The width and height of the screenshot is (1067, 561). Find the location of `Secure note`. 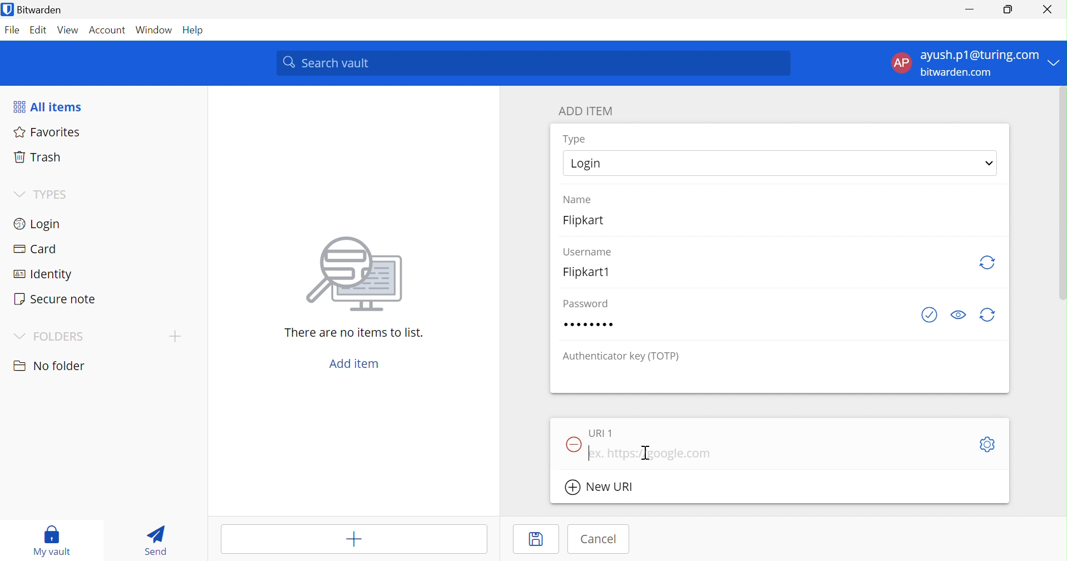

Secure note is located at coordinates (56, 301).